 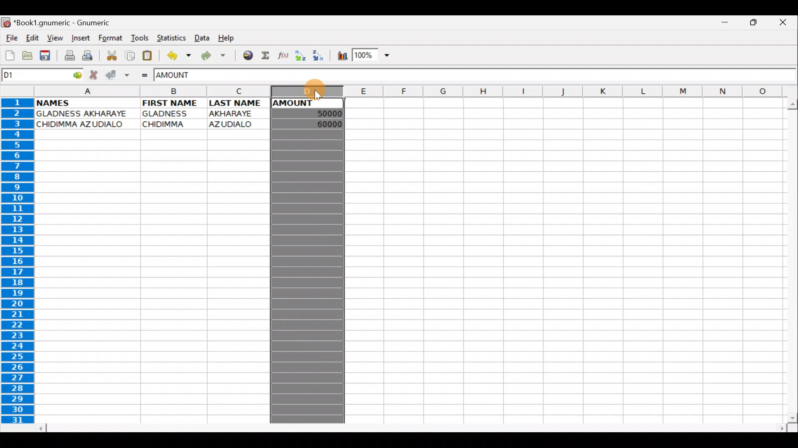 What do you see at coordinates (137, 39) in the screenshot?
I see `Tools` at bounding box center [137, 39].